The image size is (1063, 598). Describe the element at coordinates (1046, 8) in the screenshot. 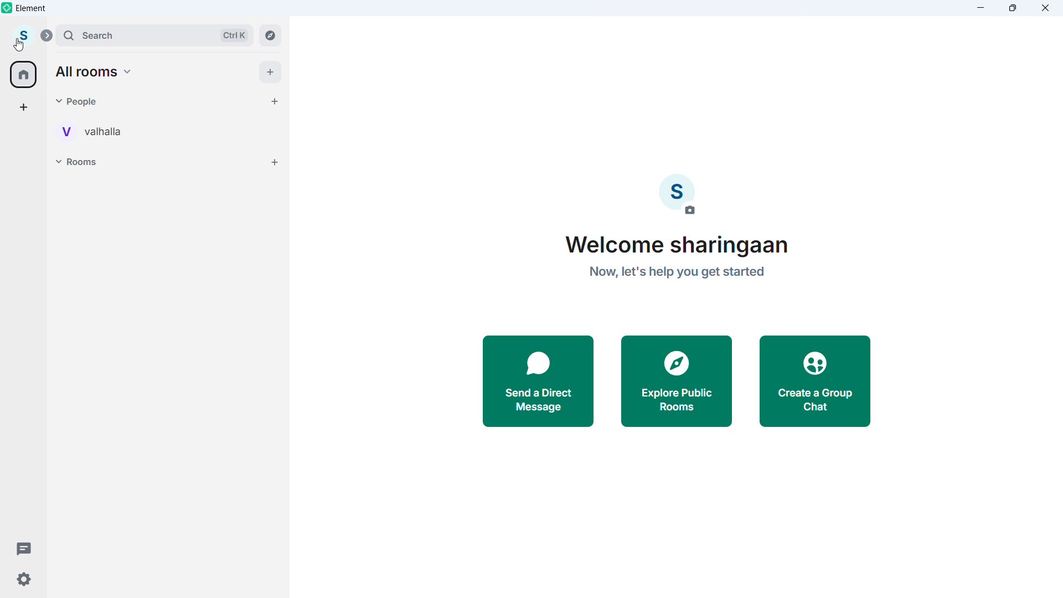

I see `Close ` at that location.